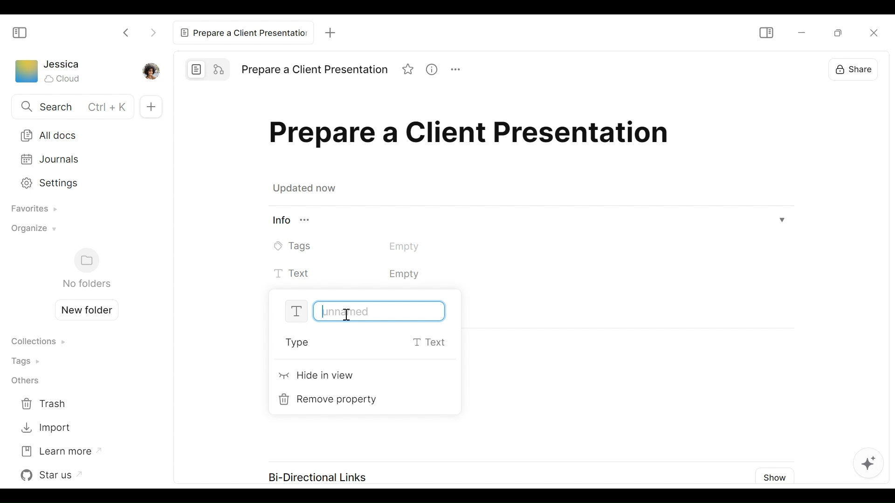  Describe the element at coordinates (63, 79) in the screenshot. I see `Cloud` at that location.